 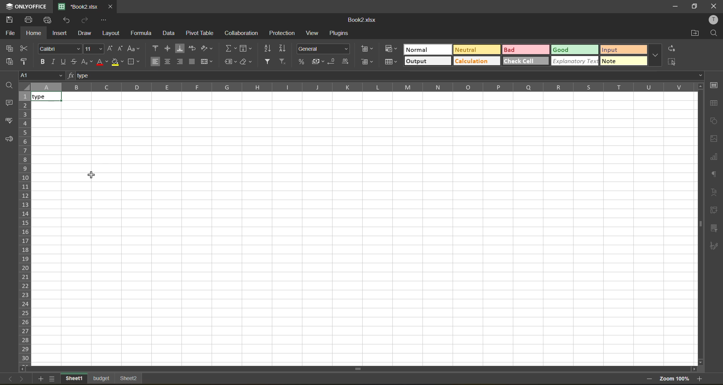 What do you see at coordinates (26, 61) in the screenshot?
I see `copy style` at bounding box center [26, 61].